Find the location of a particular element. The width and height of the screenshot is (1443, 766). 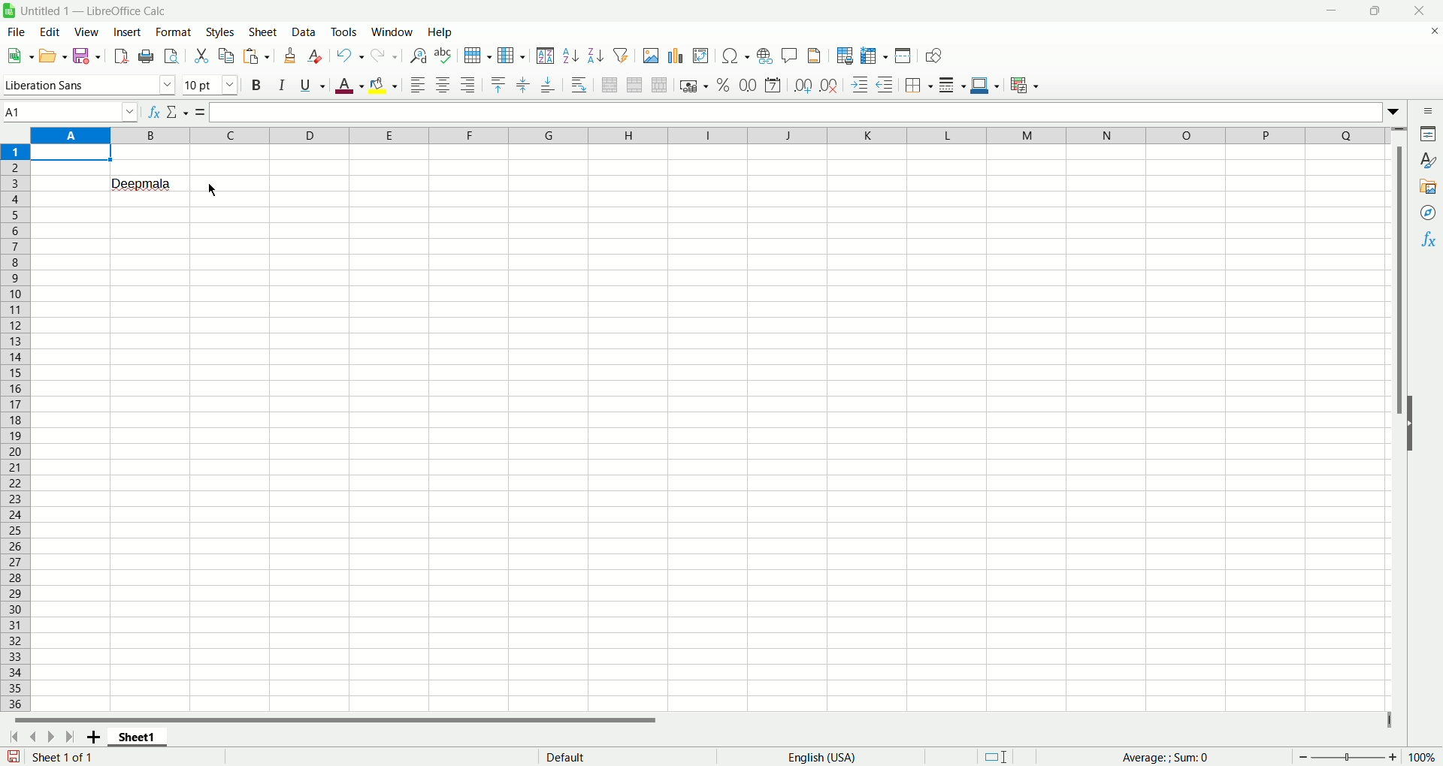

Zoom in is located at coordinates (1393, 757).